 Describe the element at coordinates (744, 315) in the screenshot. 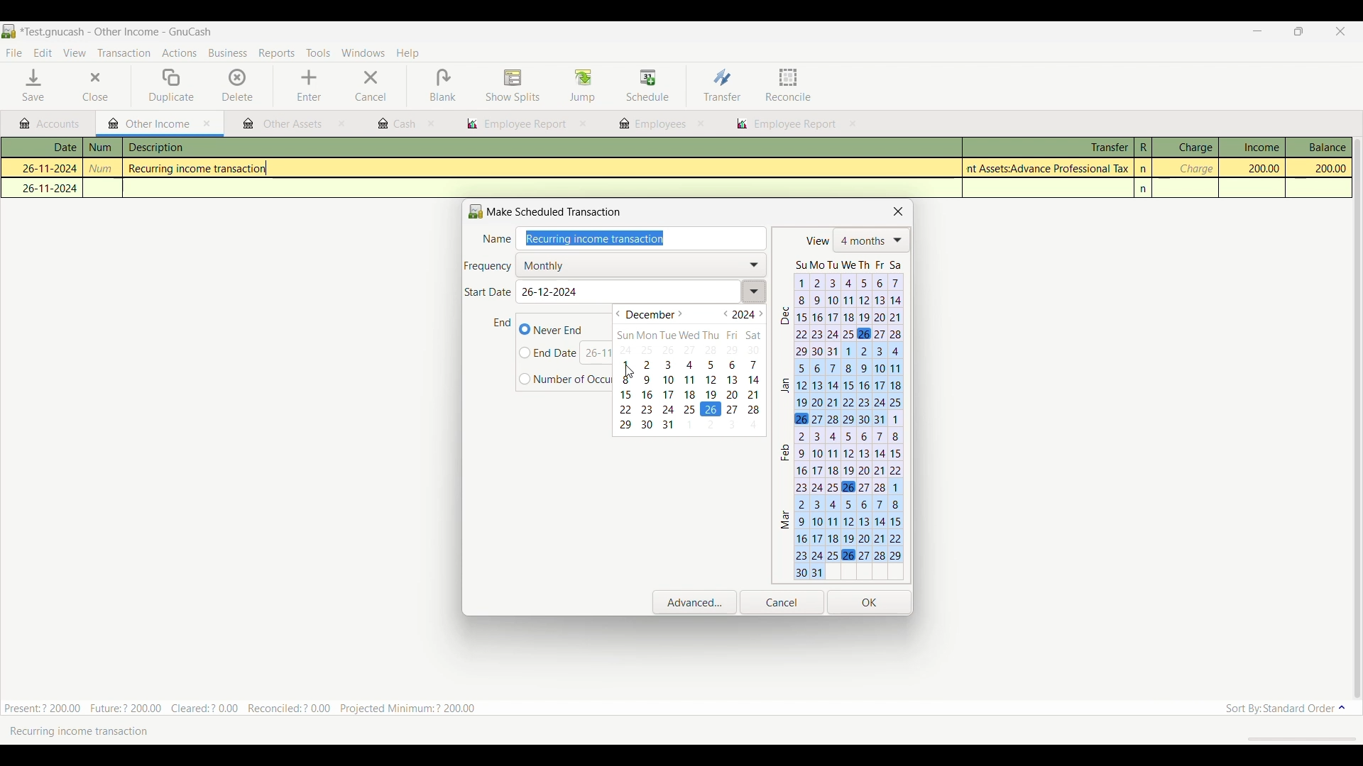

I see `Current year` at that location.